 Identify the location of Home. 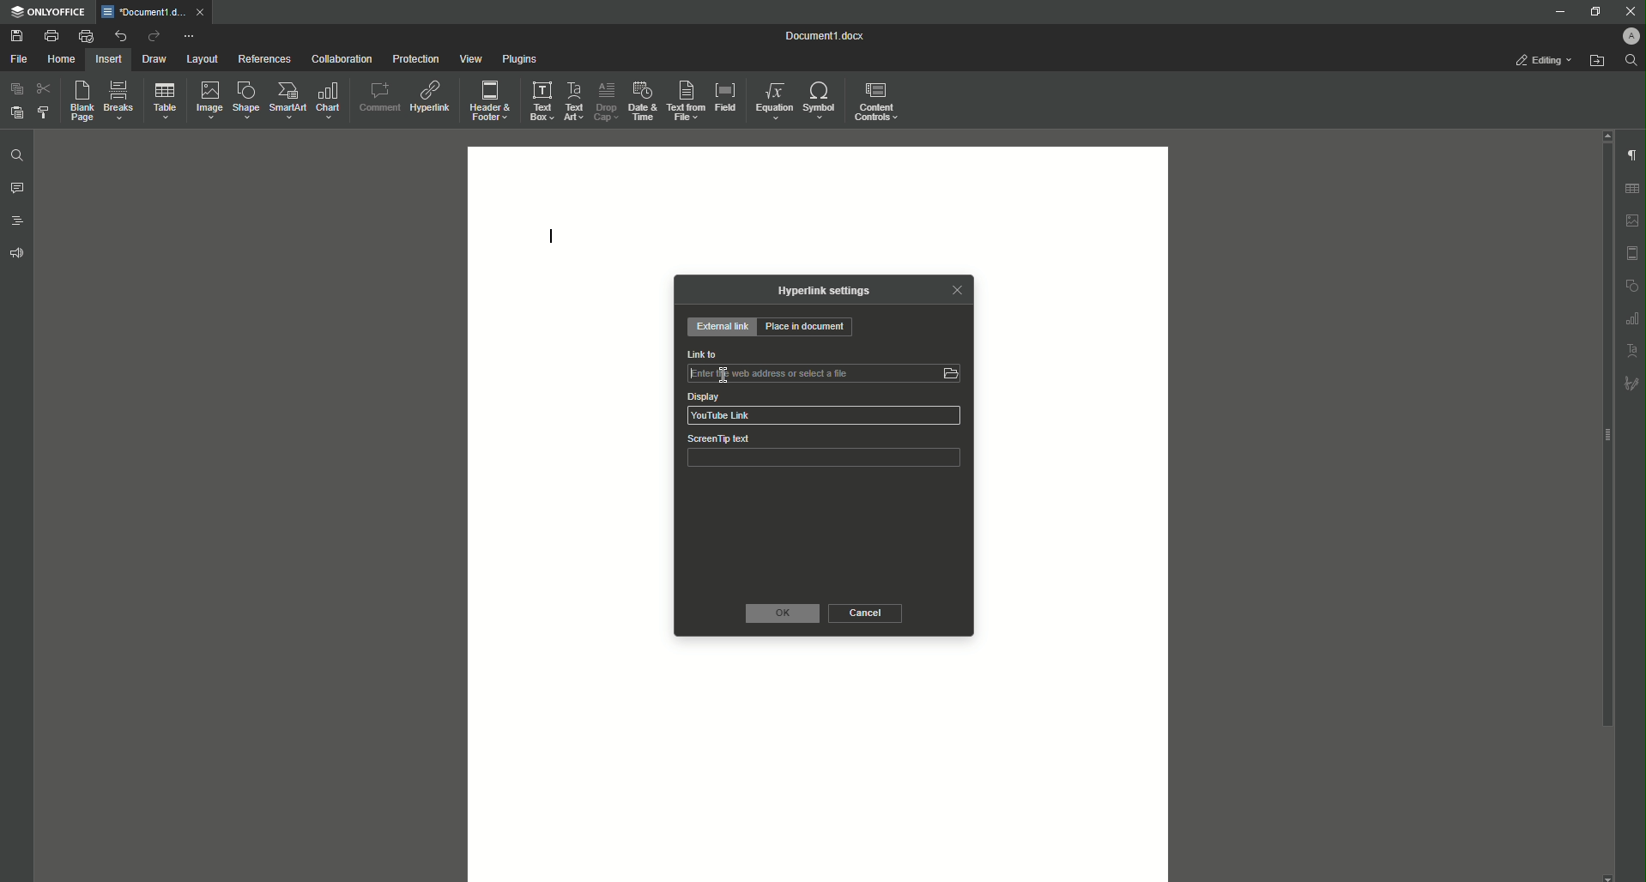
(63, 59).